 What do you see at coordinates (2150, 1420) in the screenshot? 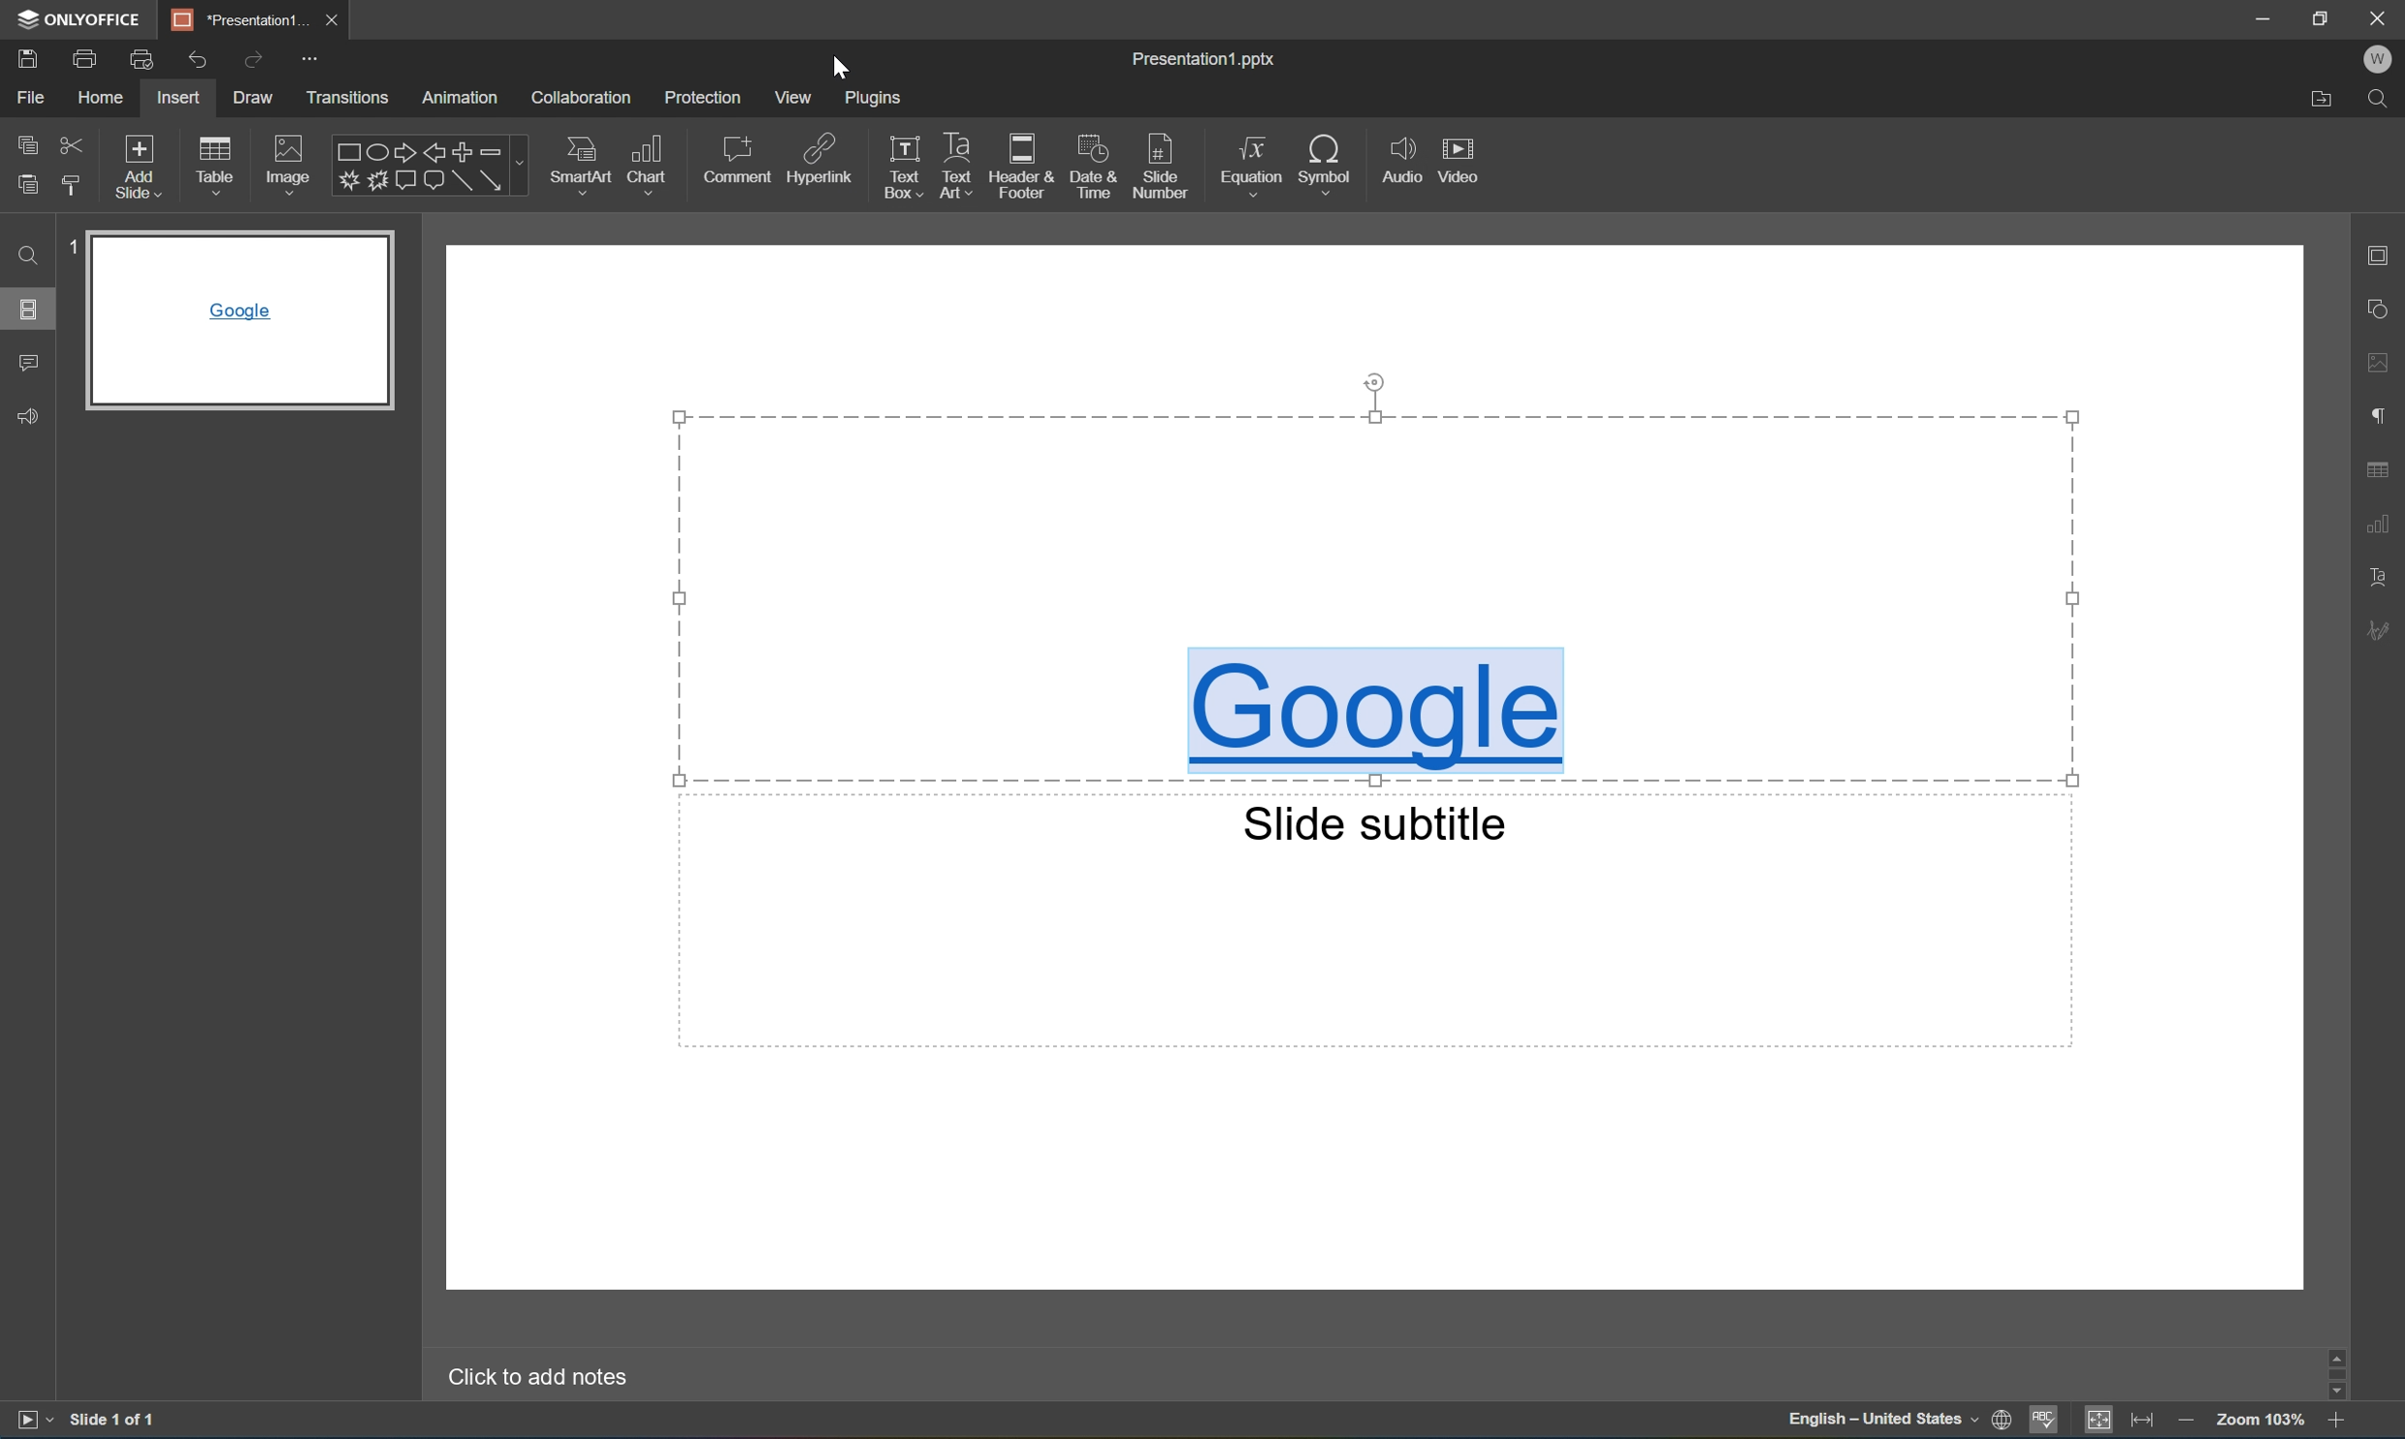
I see `Fit to width` at bounding box center [2150, 1420].